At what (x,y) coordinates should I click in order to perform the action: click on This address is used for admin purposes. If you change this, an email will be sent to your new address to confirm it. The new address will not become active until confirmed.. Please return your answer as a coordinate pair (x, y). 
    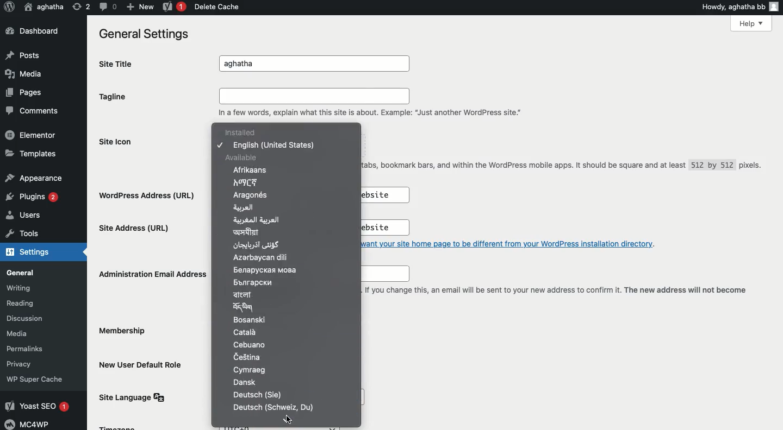
    Looking at the image, I should click on (556, 296).